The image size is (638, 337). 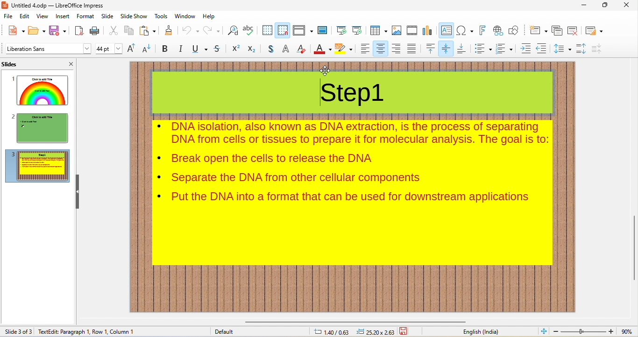 I want to click on slide2, so click(x=37, y=127).